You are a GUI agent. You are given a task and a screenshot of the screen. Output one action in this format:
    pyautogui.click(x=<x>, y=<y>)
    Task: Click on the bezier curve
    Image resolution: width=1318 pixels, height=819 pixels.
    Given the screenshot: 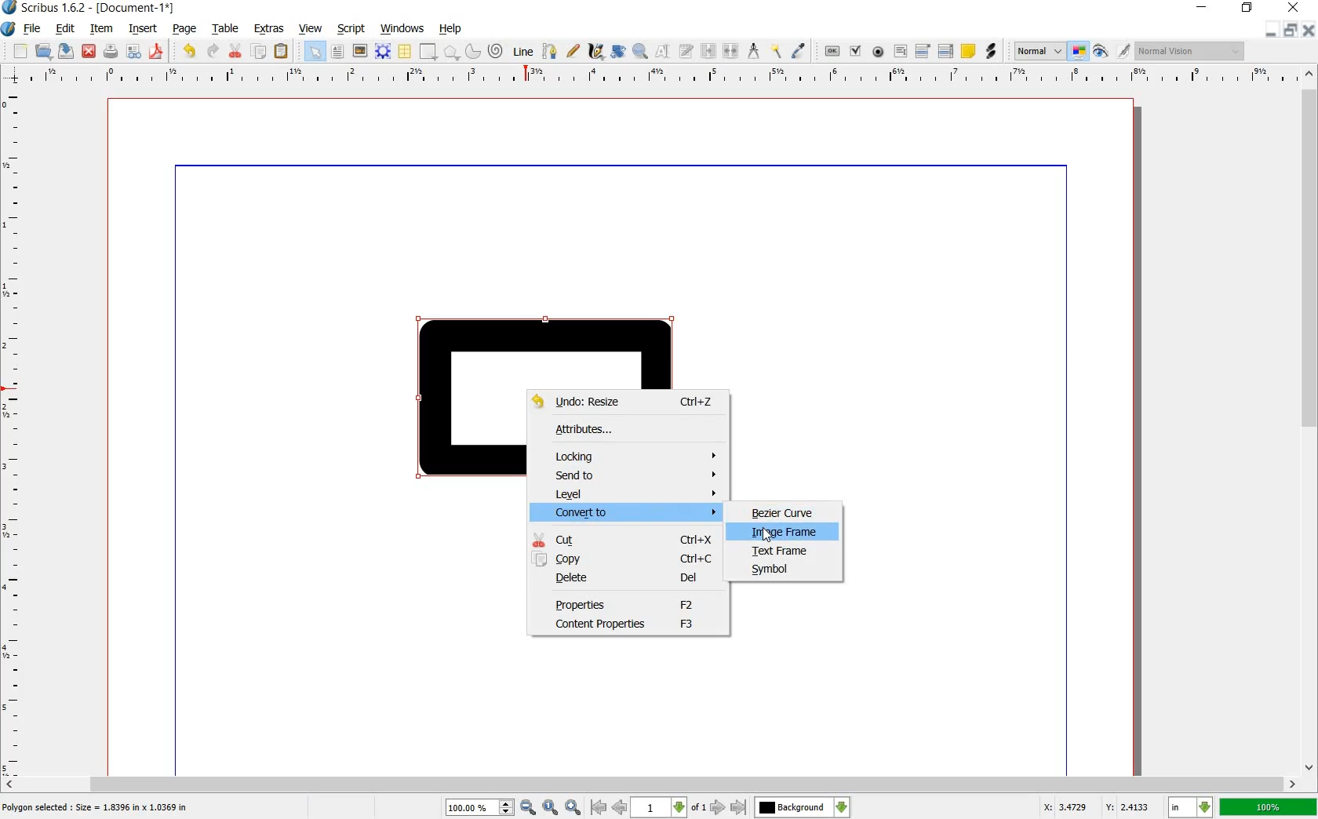 What is the action you would take?
    pyautogui.click(x=548, y=52)
    